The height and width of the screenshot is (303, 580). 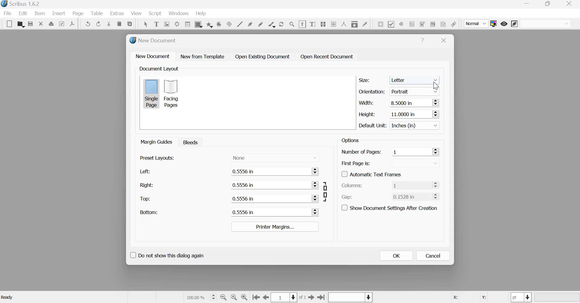 What do you see at coordinates (521, 297) in the screenshot?
I see `select the current unit` at bounding box center [521, 297].